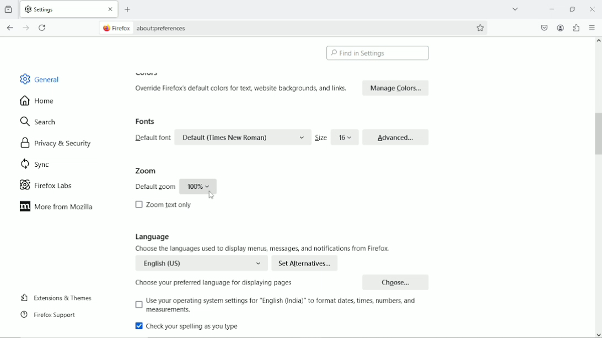 Image resolution: width=602 pixels, height=338 pixels. I want to click on Sync, so click(36, 164).